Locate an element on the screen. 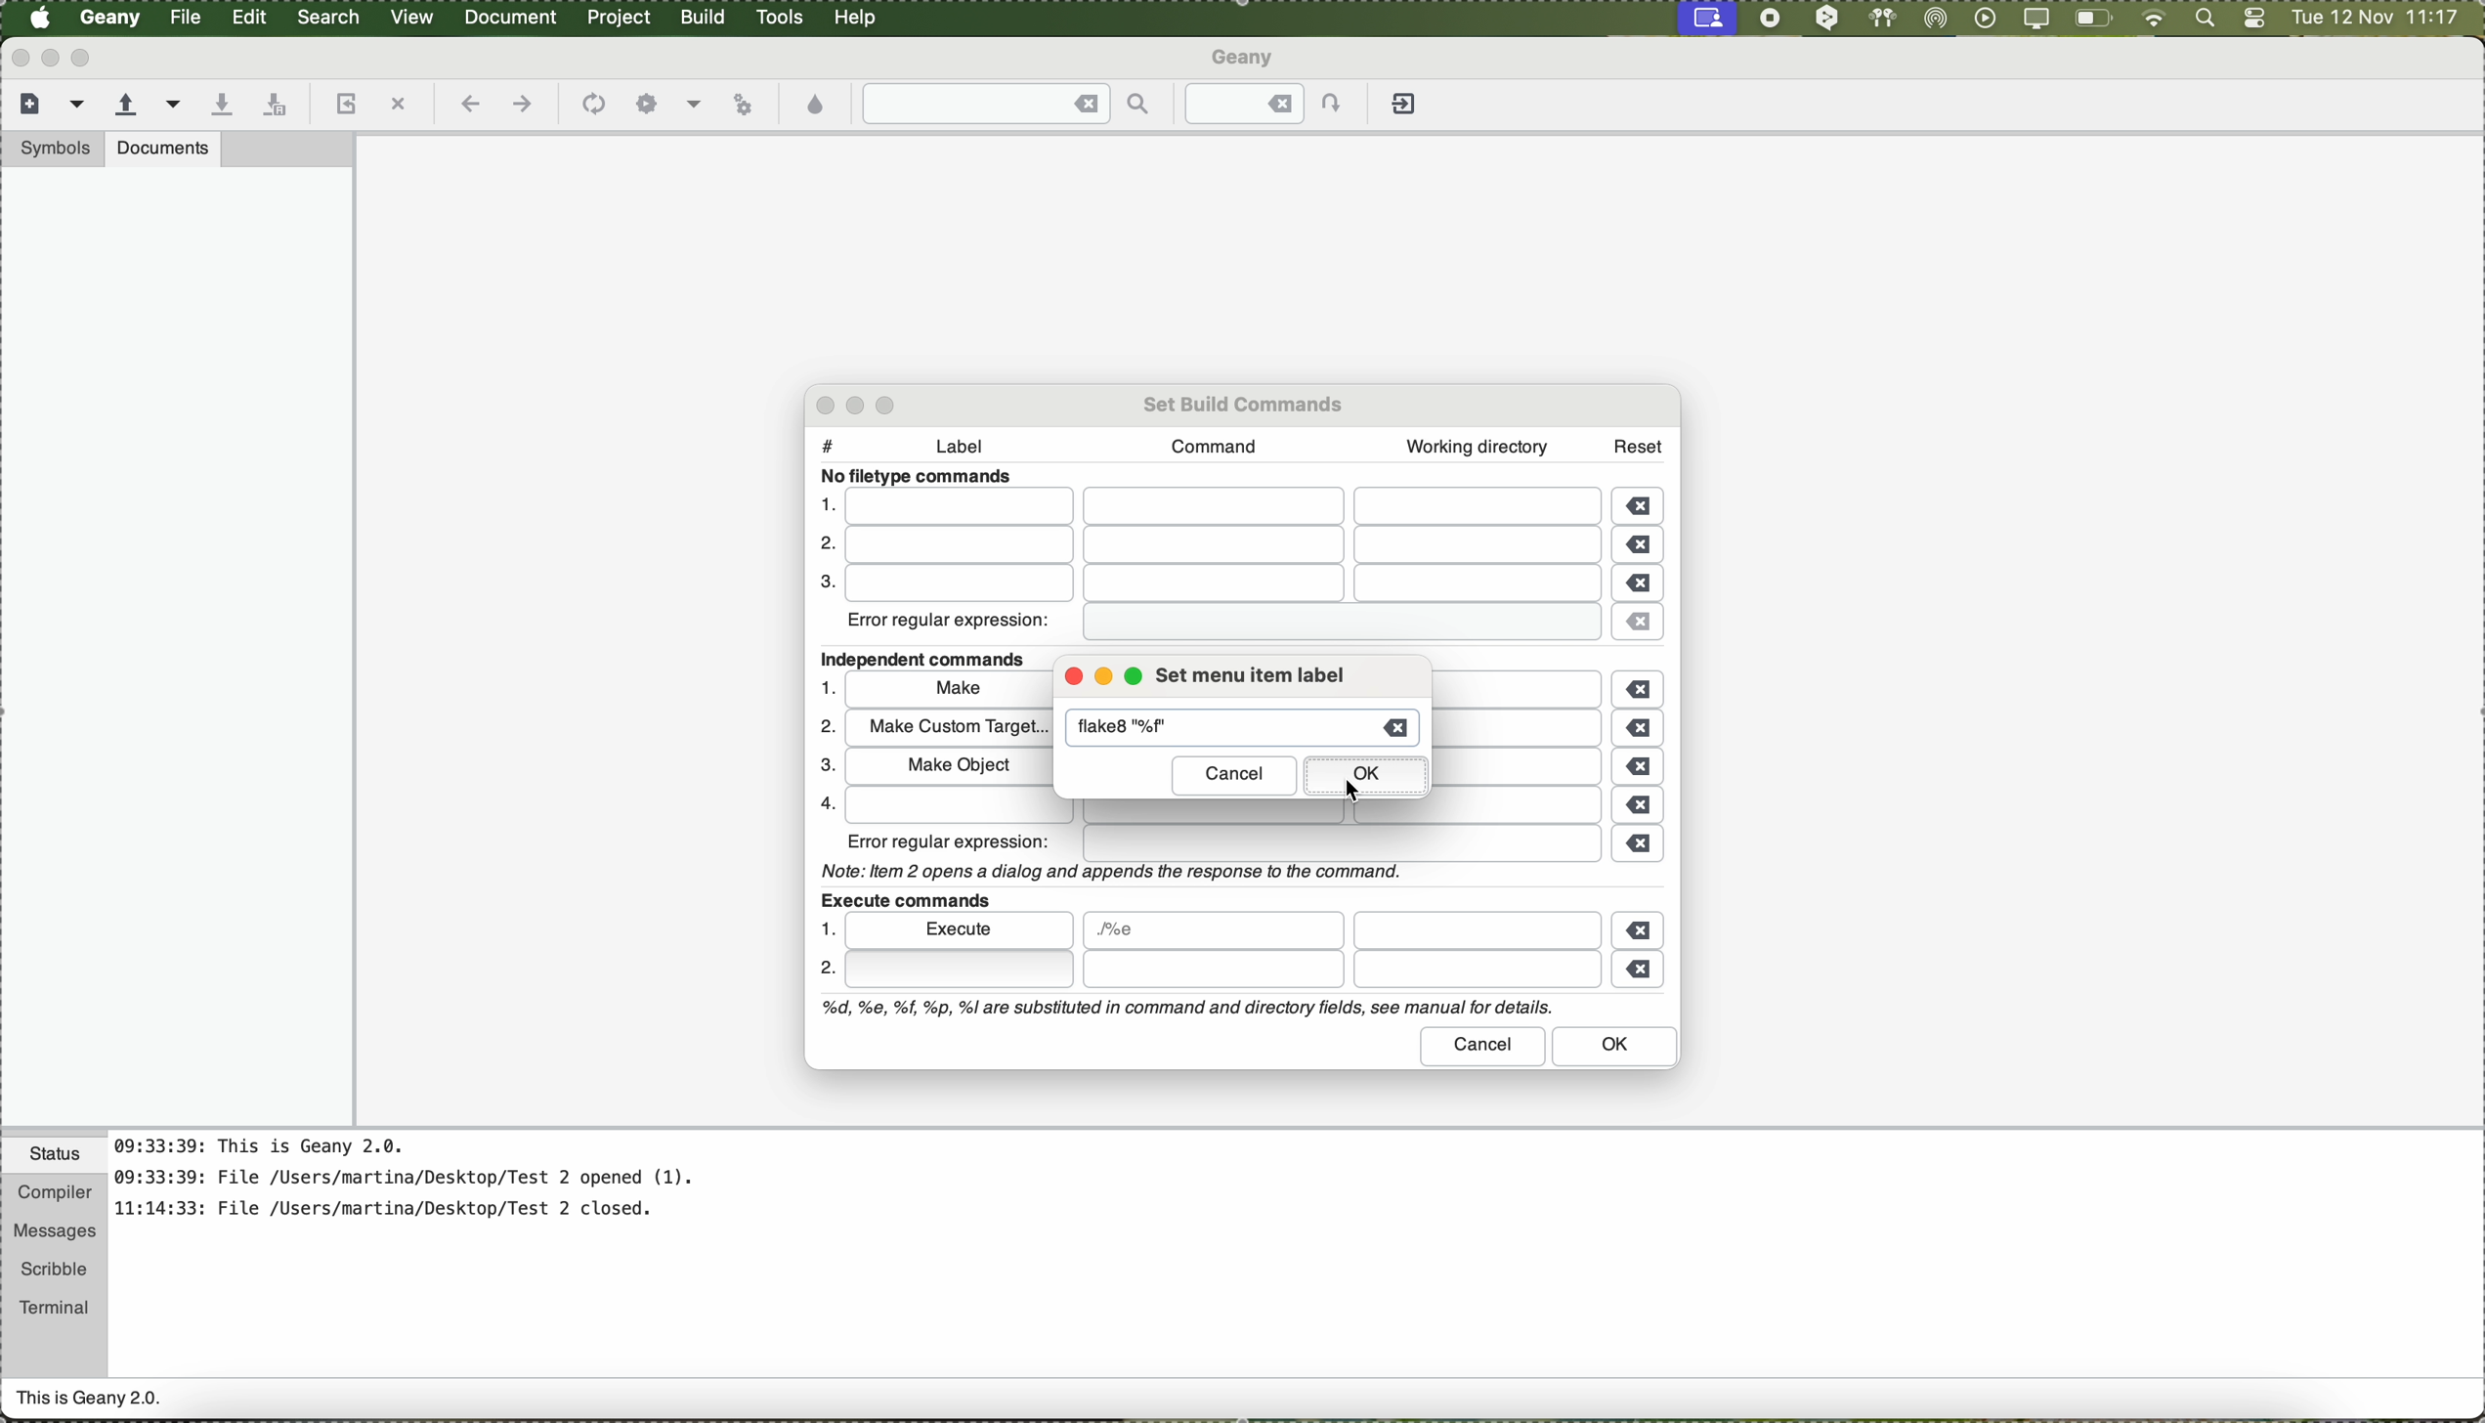 This screenshot has width=2485, height=1423. run or view the current file is located at coordinates (743, 102).